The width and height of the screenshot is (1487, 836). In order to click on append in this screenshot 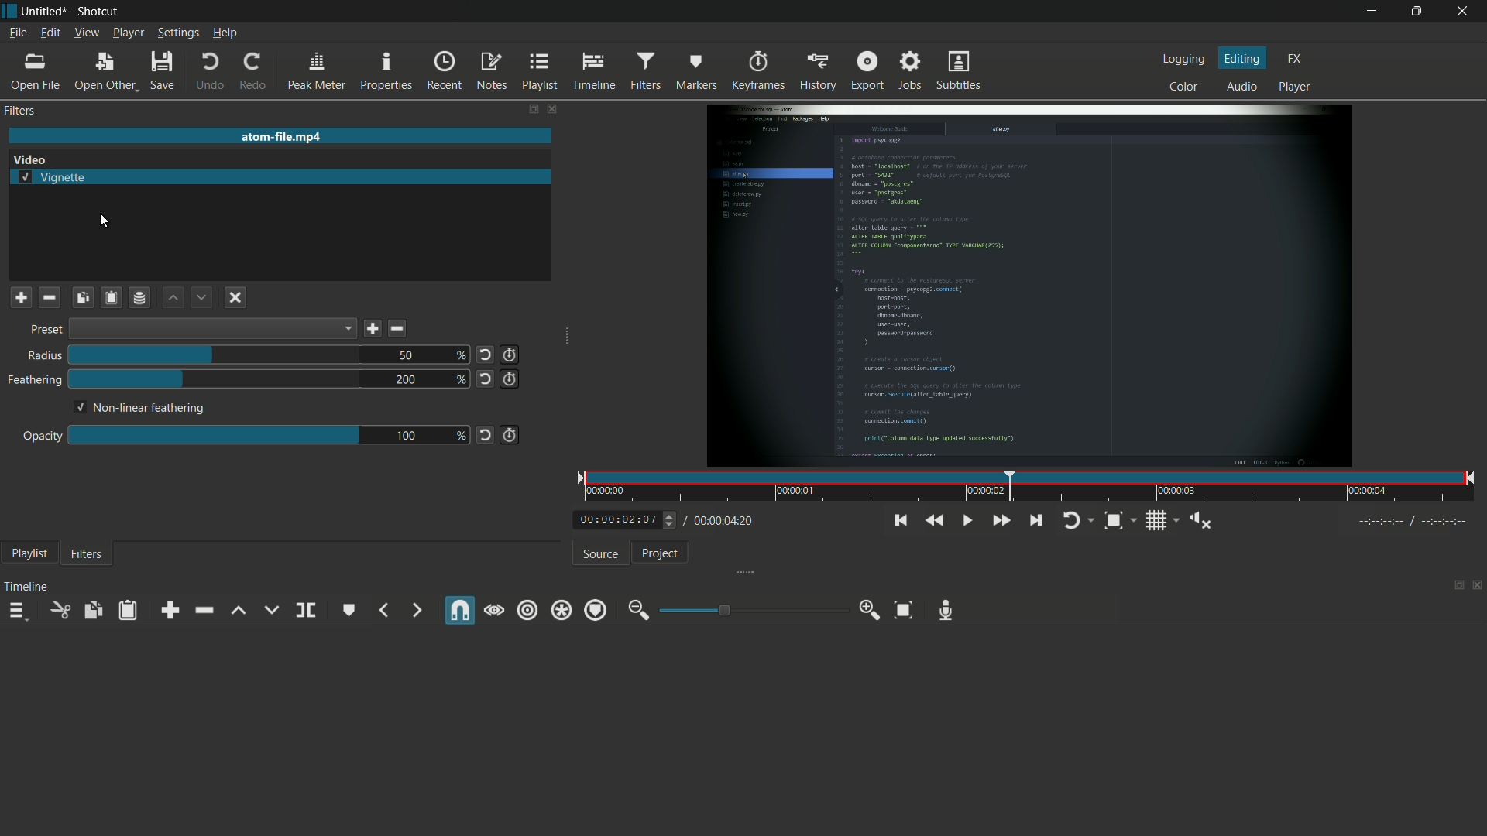, I will do `click(168, 610)`.